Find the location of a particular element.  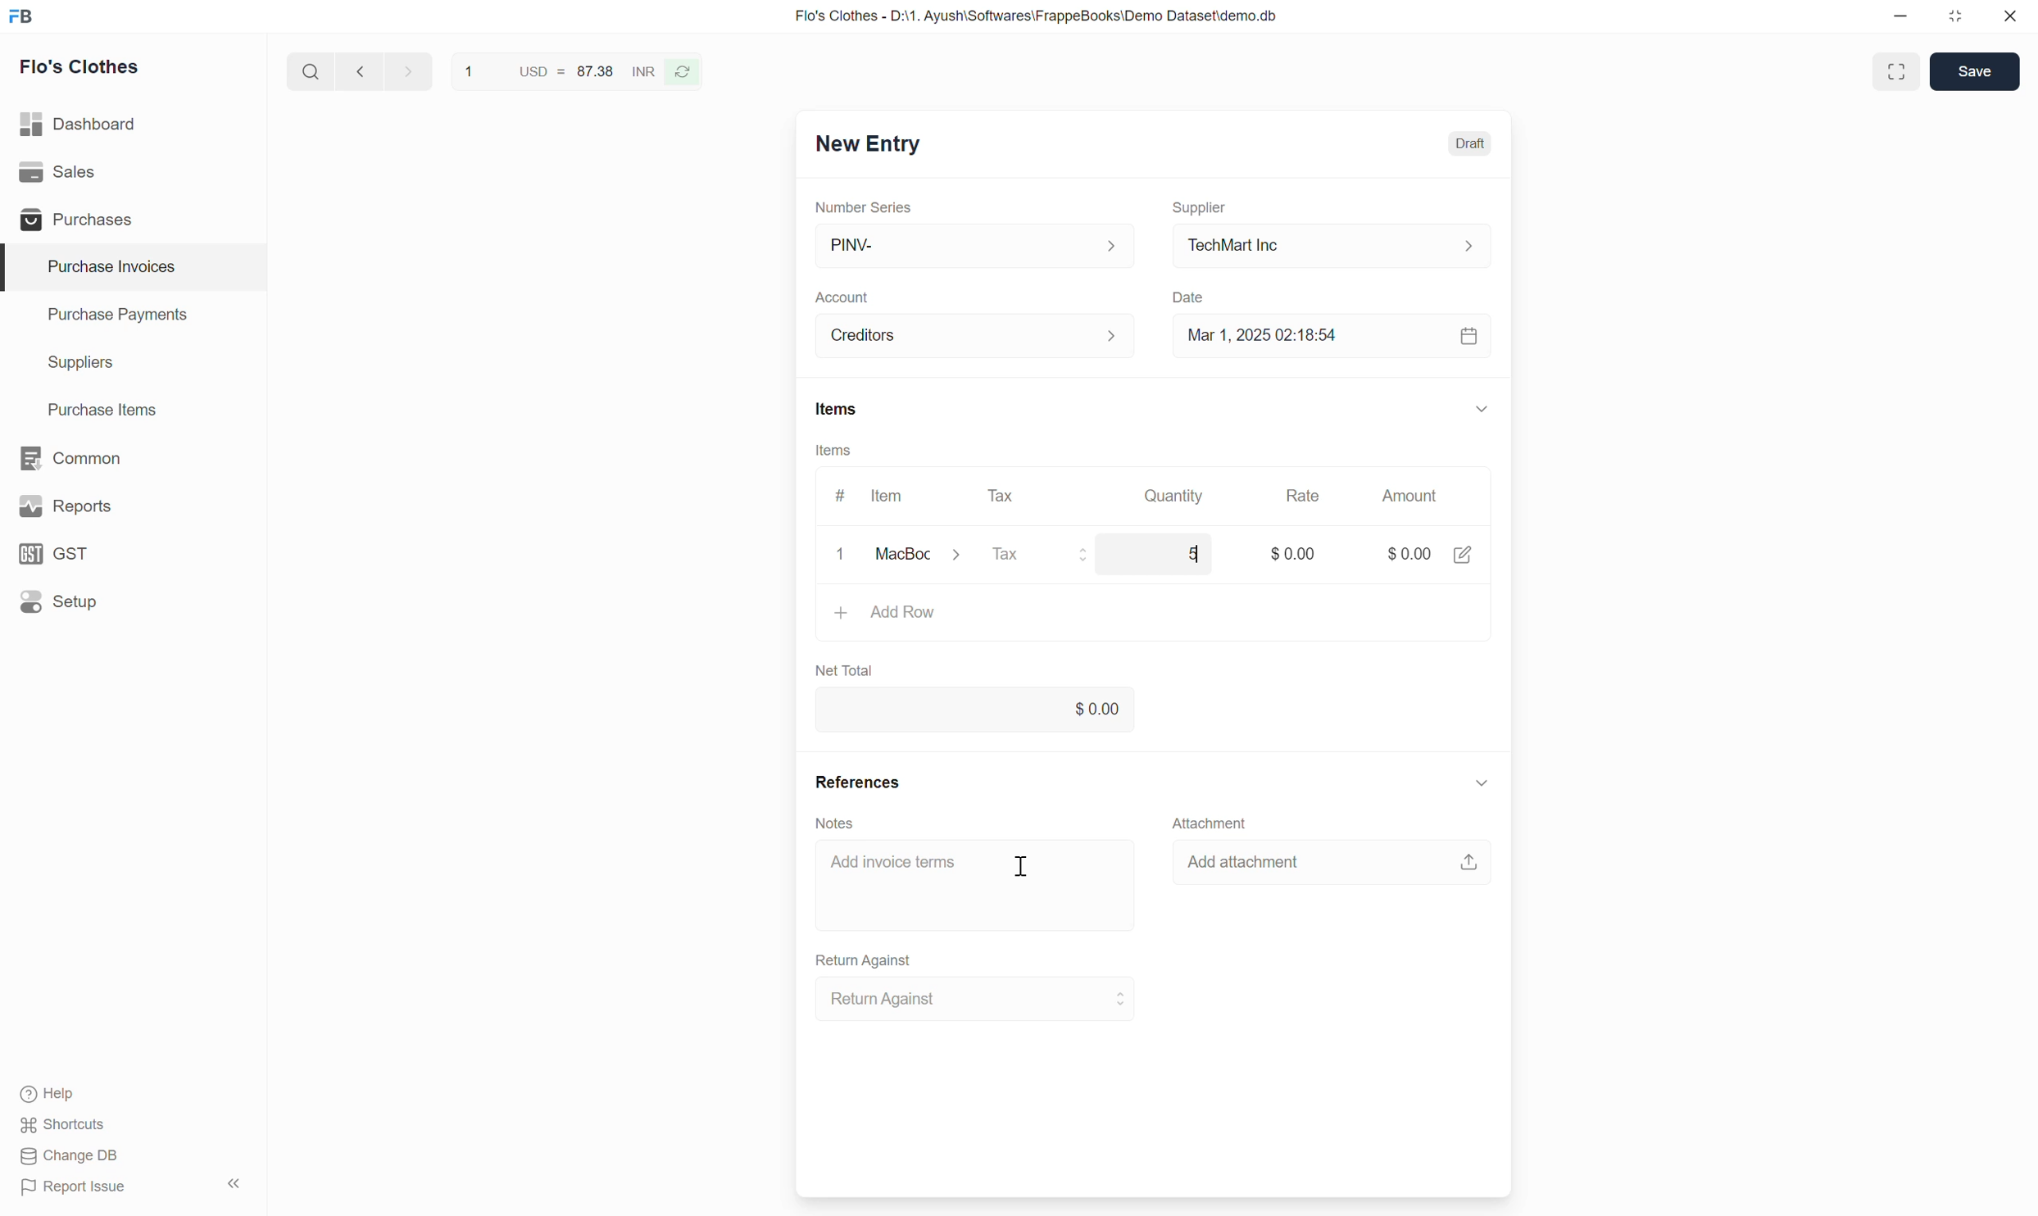

Reverse is located at coordinates (683, 72).